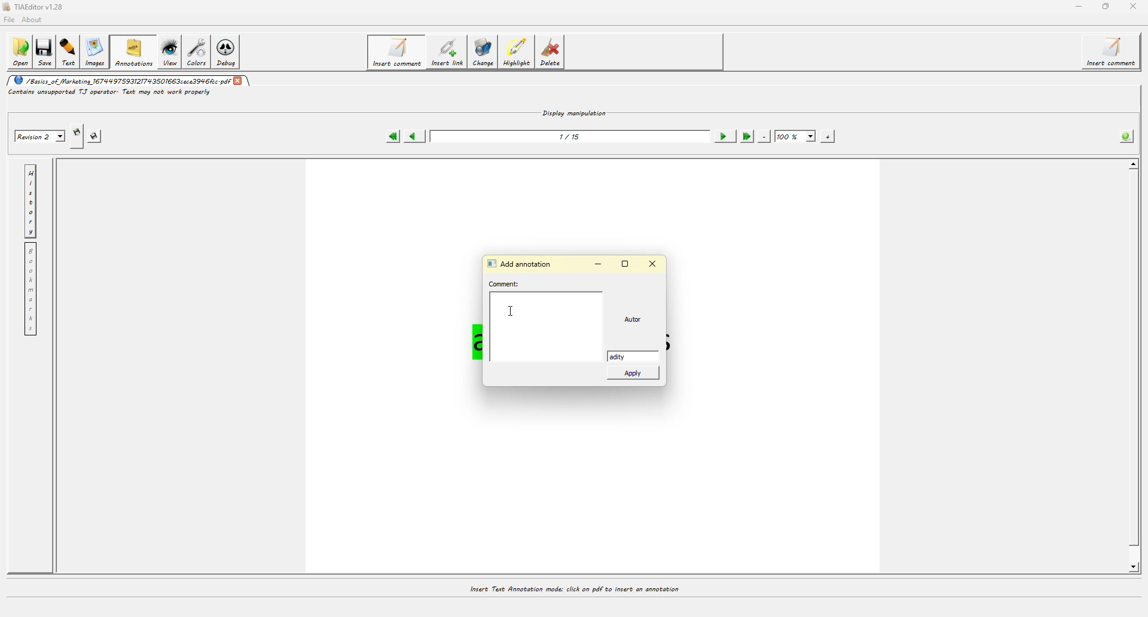 The height and width of the screenshot is (617, 1148). I want to click on display manipulation, so click(575, 112).